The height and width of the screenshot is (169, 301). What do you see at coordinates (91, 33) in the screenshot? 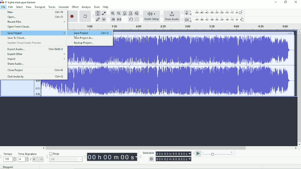
I see `Save Project` at bounding box center [91, 33].